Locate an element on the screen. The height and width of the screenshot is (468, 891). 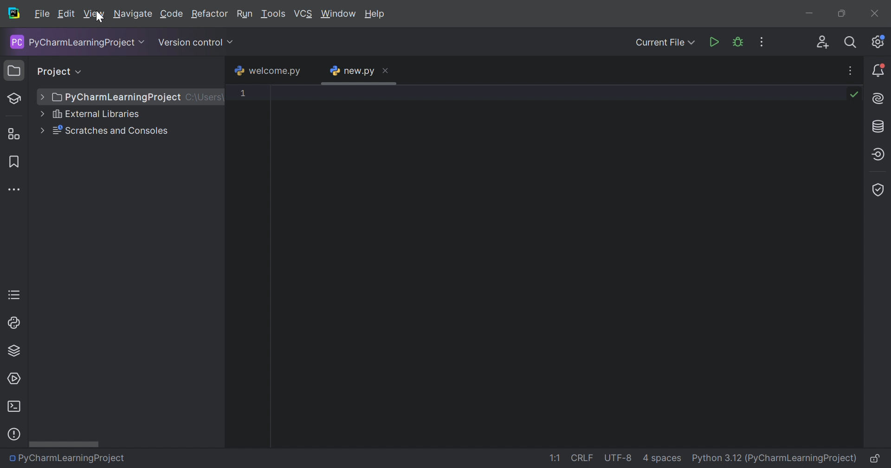
VCS is located at coordinates (303, 14).